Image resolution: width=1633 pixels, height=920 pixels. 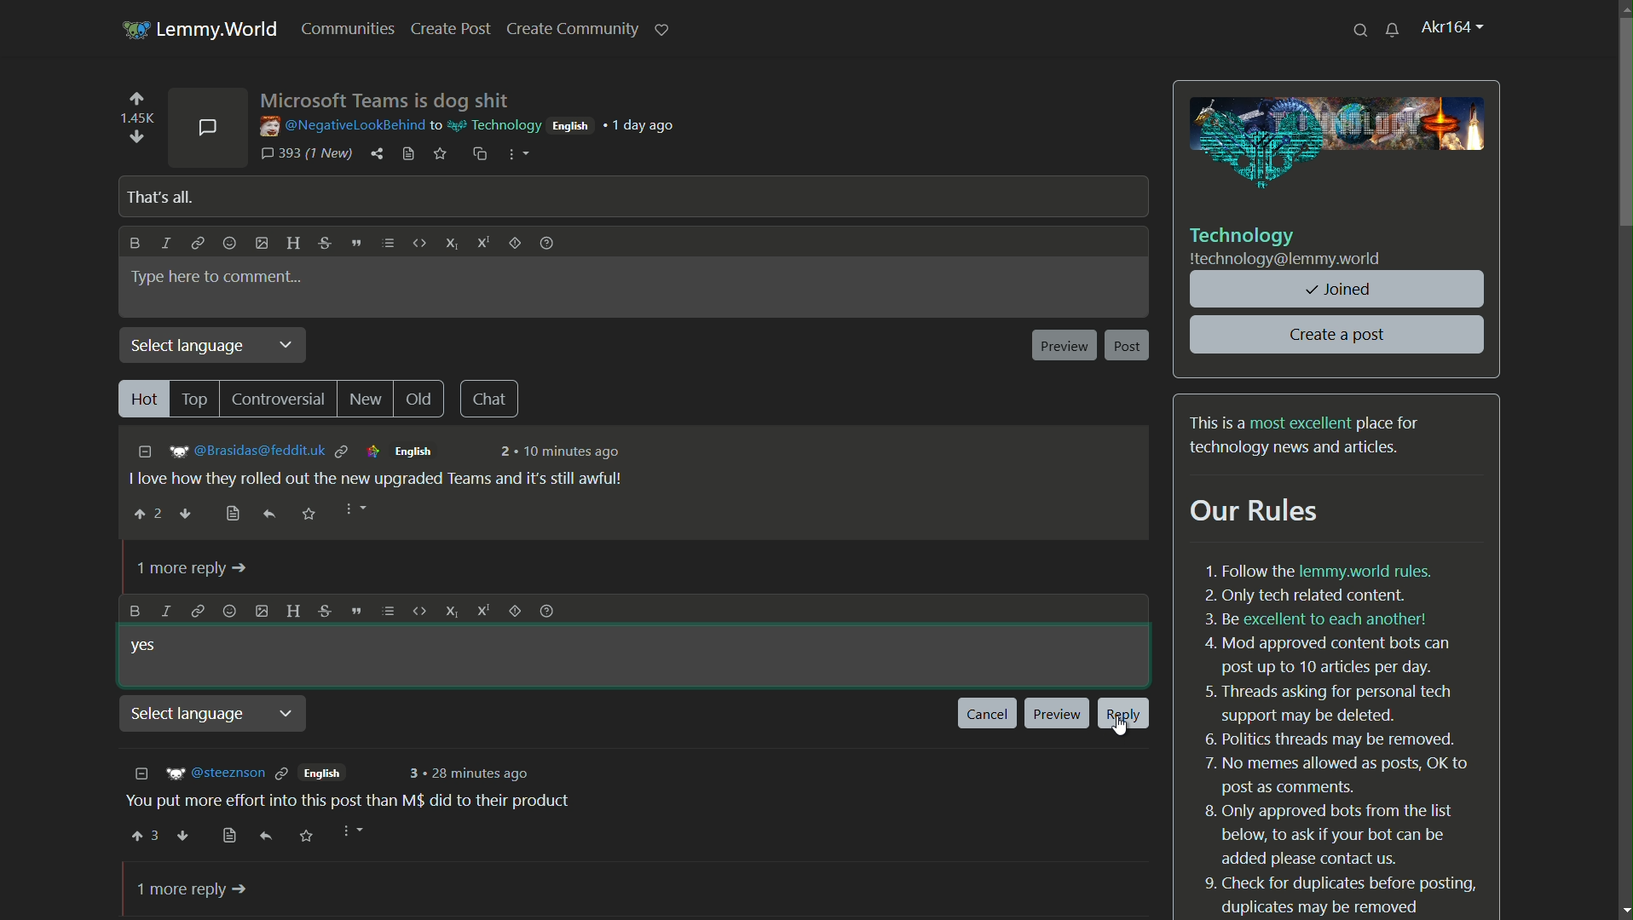 I want to click on controversial, so click(x=280, y=400).